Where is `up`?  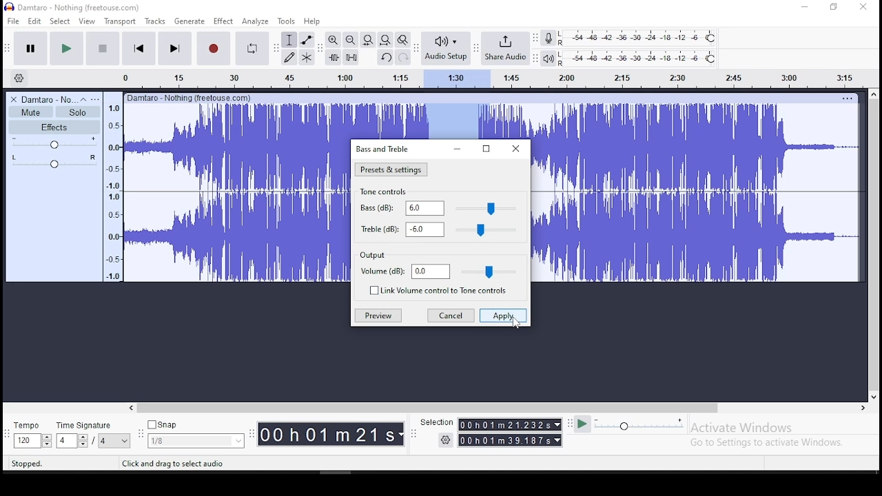
up is located at coordinates (873, 94).